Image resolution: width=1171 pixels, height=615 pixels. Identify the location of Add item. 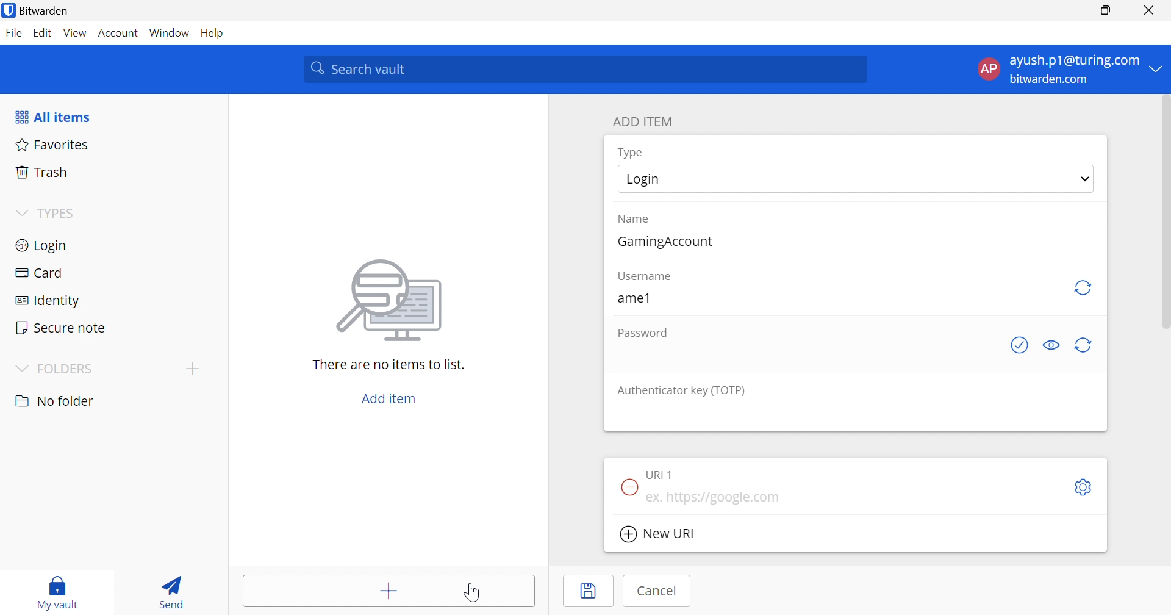
(385, 398).